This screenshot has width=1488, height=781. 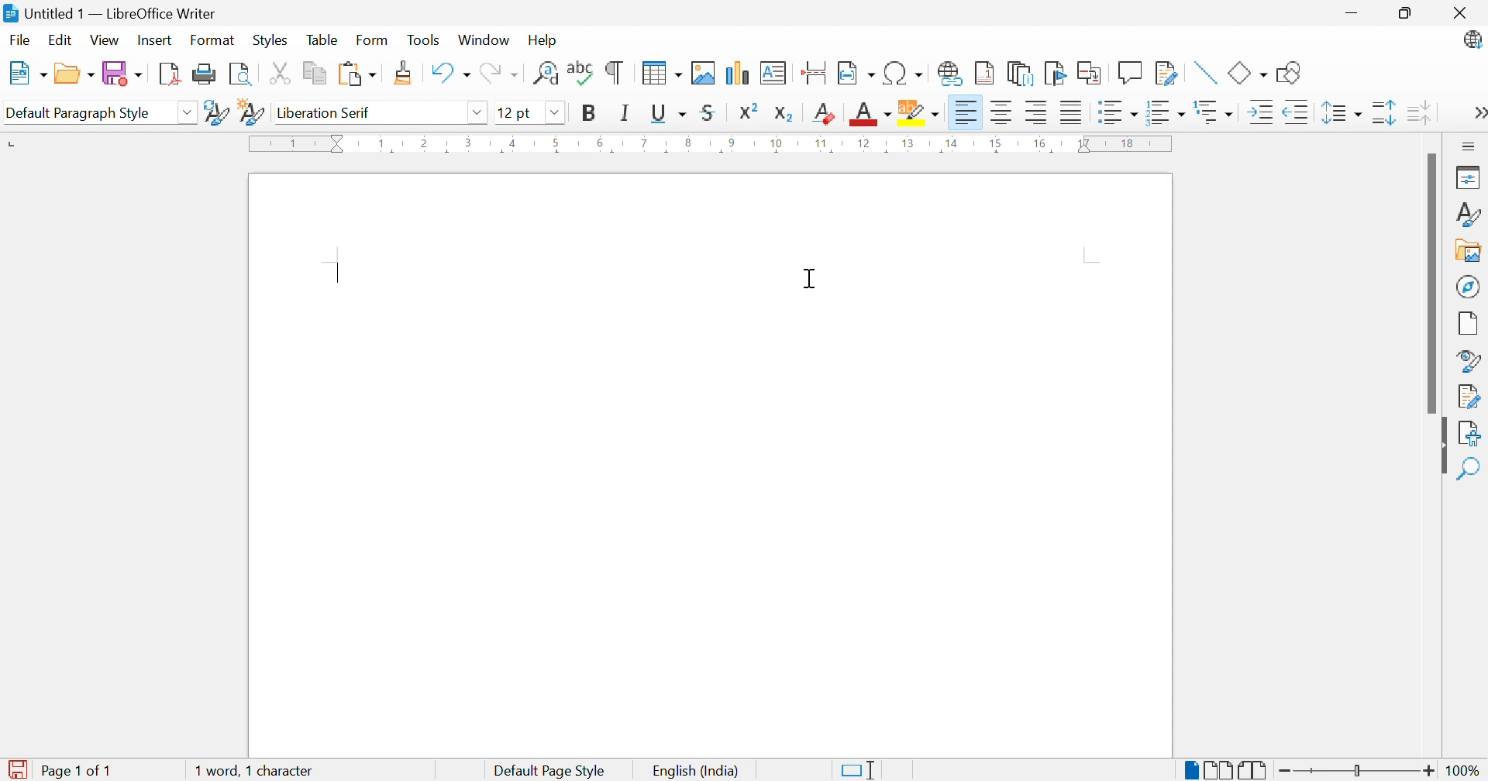 What do you see at coordinates (1473, 41) in the screenshot?
I see `LibreOffice Update Available` at bounding box center [1473, 41].